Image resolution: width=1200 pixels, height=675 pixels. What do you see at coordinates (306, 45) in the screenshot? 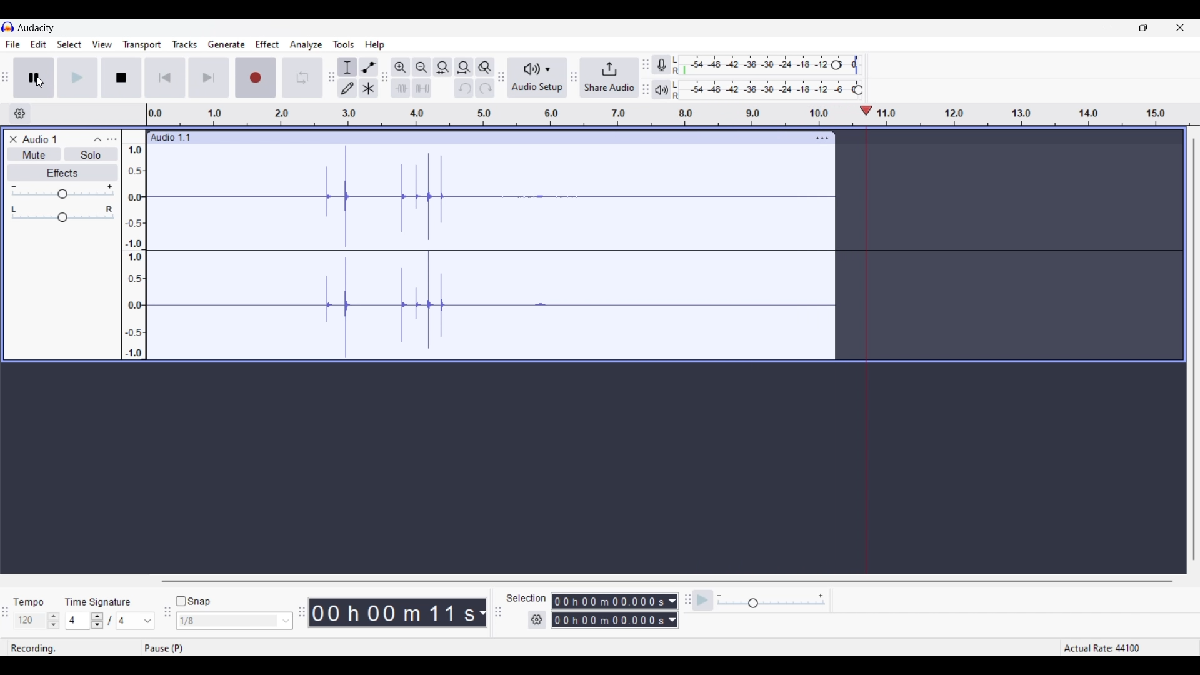
I see `Analyze menu` at bounding box center [306, 45].